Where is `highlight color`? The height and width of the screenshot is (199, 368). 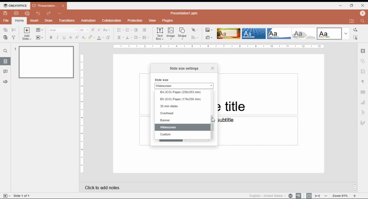
highlight color is located at coordinates (91, 37).